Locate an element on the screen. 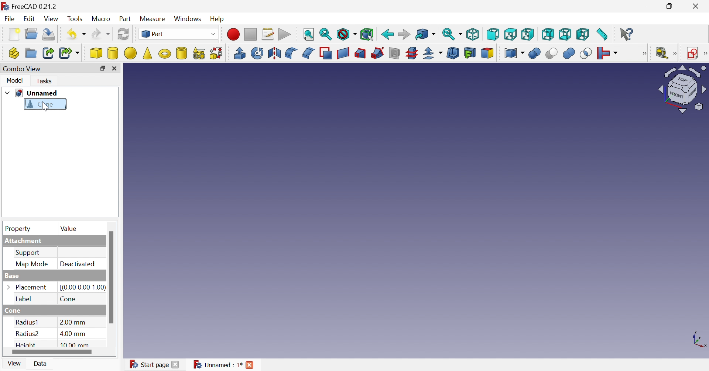  New is located at coordinates (12, 34).